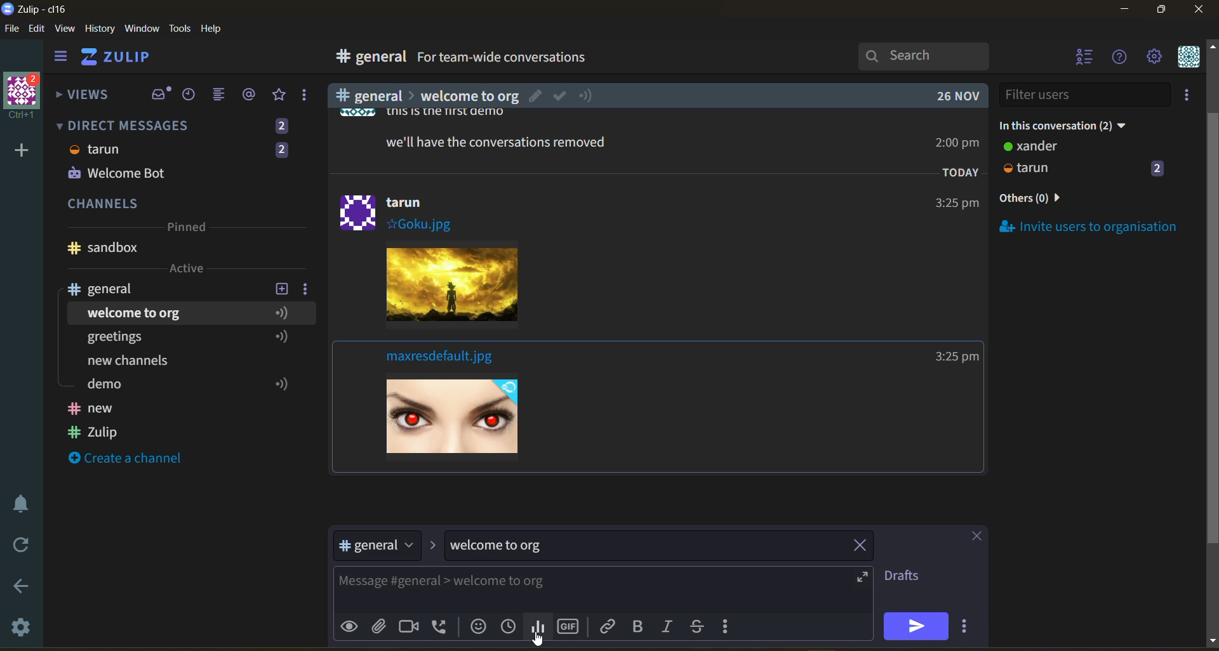 This screenshot has height=651, width=1219. Describe the element at coordinates (110, 289) in the screenshot. I see `channel name` at that location.